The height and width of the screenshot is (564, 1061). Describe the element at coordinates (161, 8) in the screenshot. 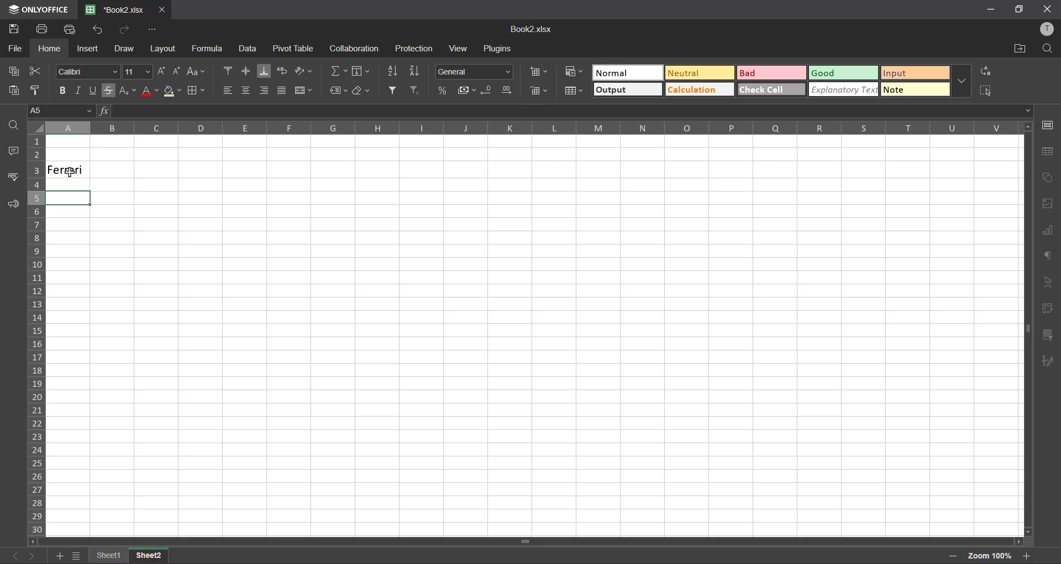

I see `close tab` at that location.